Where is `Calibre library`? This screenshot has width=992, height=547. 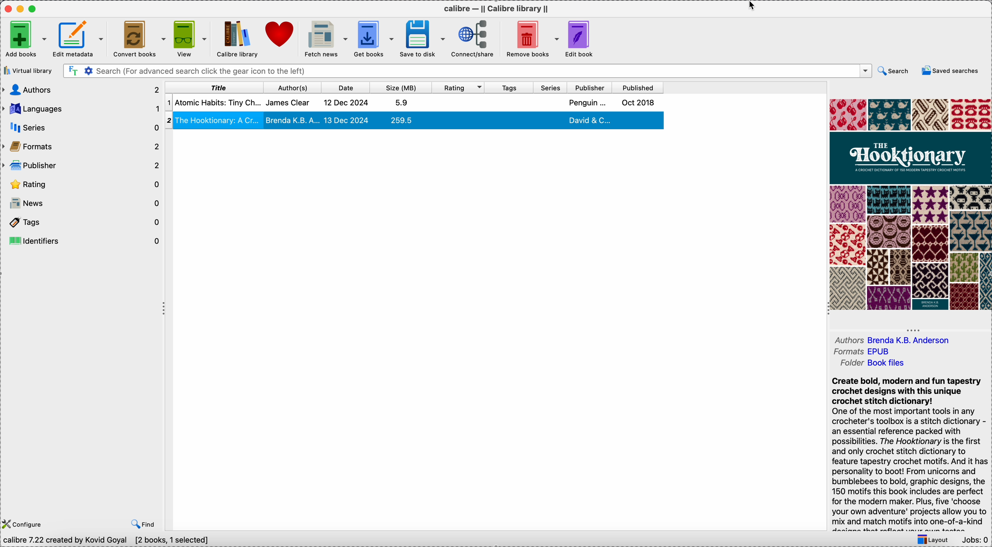
Calibre library is located at coordinates (237, 40).